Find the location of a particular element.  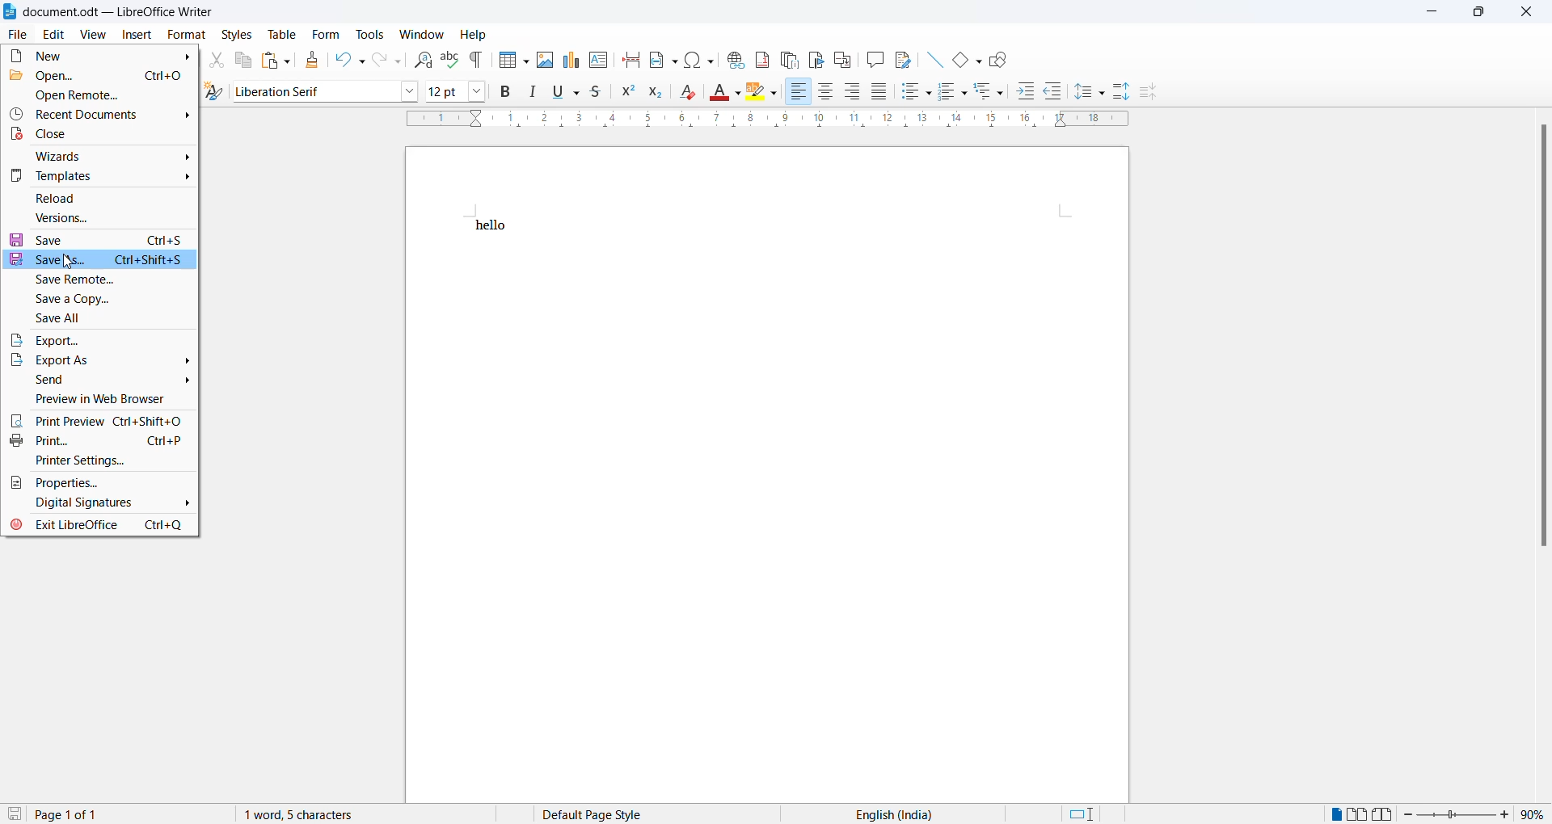

Font option is located at coordinates (410, 91).